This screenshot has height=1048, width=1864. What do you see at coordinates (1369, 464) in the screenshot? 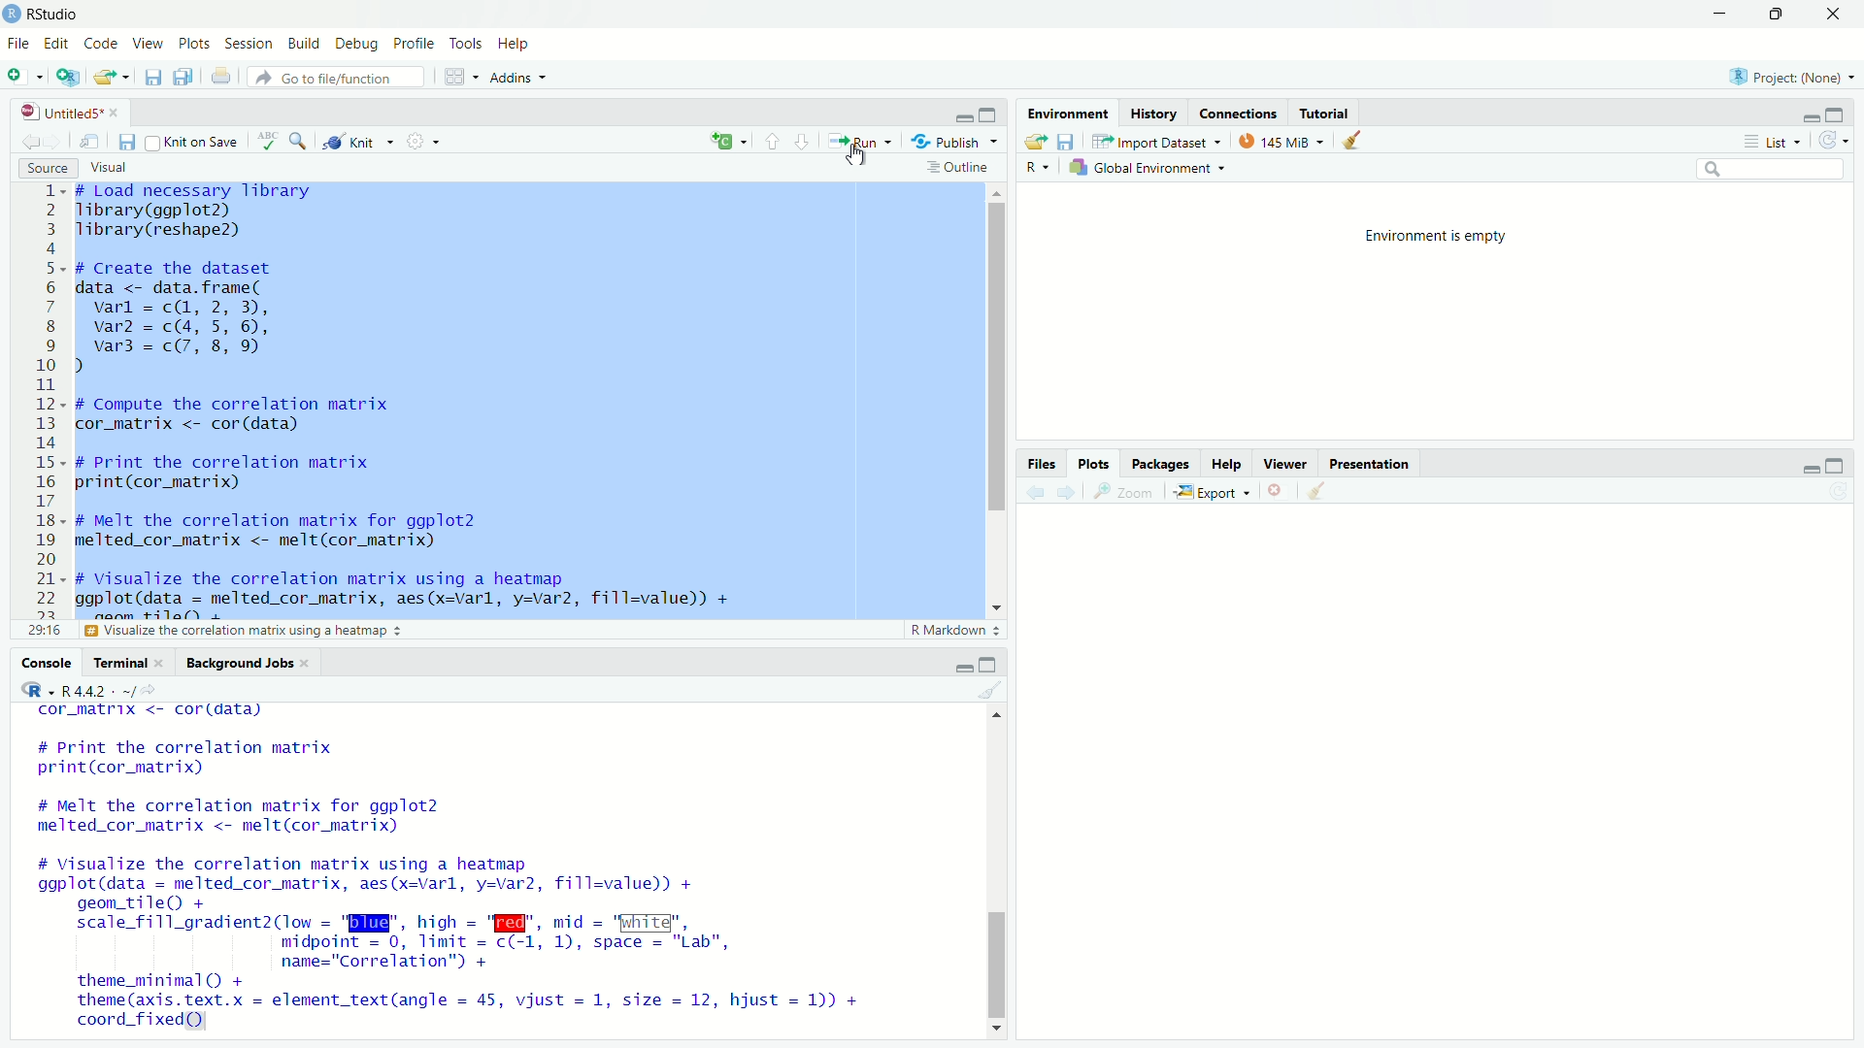
I see `presentation` at bounding box center [1369, 464].